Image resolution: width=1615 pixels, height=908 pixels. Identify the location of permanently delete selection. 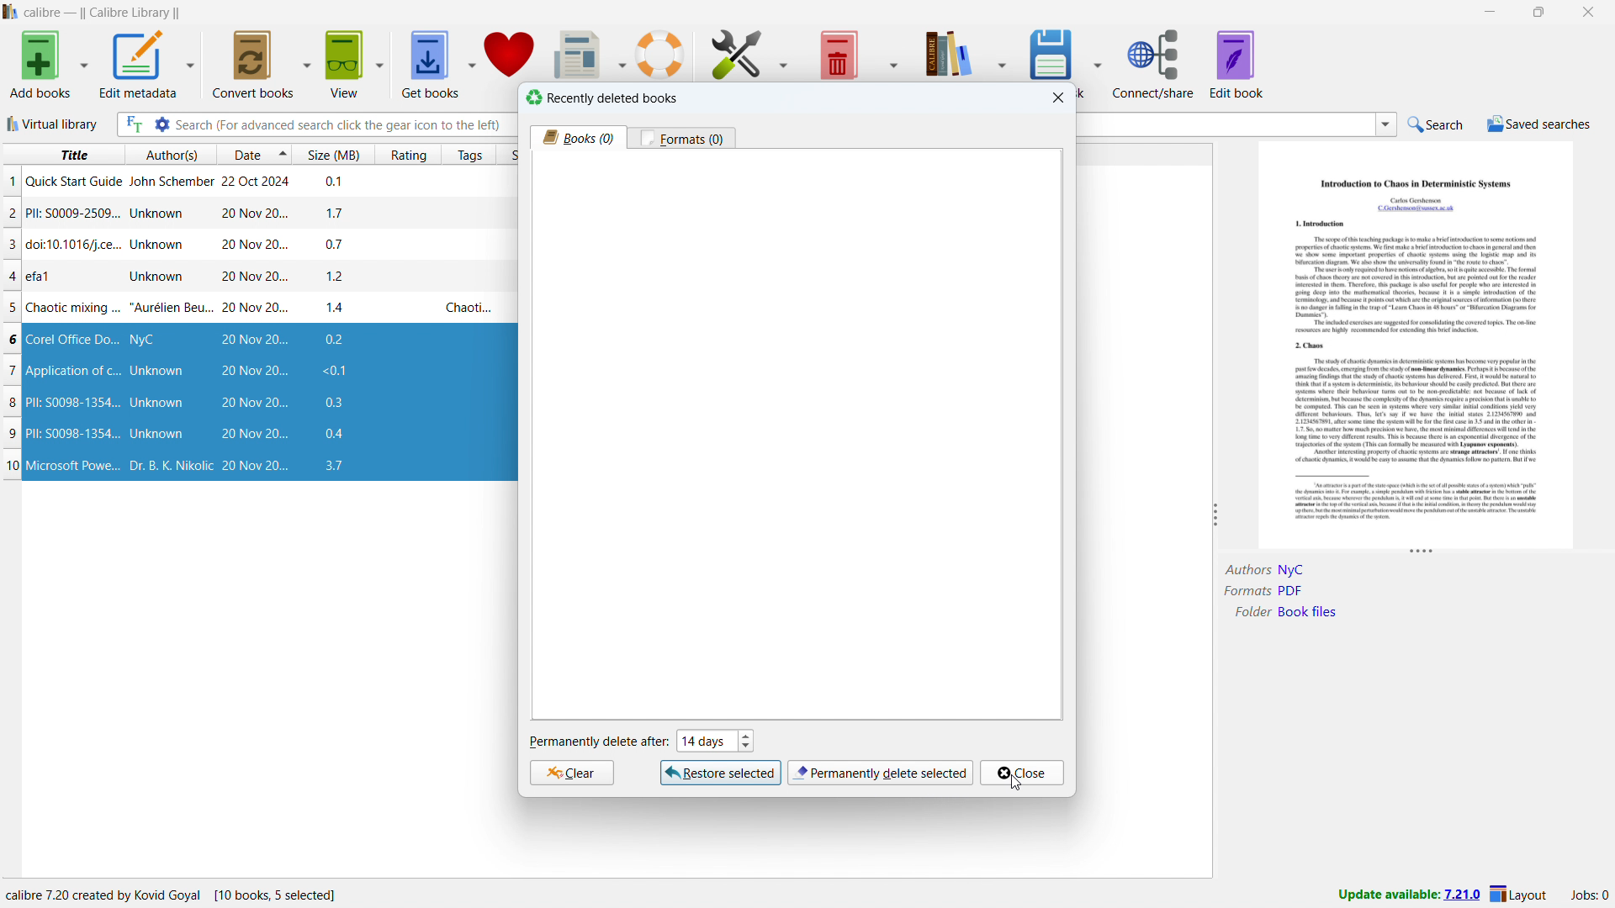
(880, 773).